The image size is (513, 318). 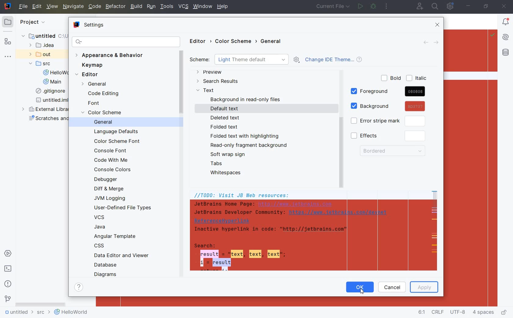 What do you see at coordinates (506, 22) in the screenshot?
I see `Notifications` at bounding box center [506, 22].